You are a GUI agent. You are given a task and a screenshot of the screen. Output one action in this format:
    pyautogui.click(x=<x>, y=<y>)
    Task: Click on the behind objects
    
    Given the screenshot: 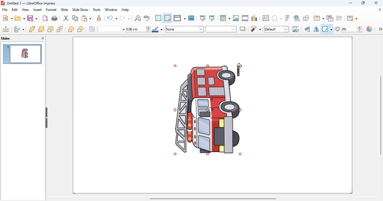 What is the action you would take?
    pyautogui.click(x=80, y=29)
    